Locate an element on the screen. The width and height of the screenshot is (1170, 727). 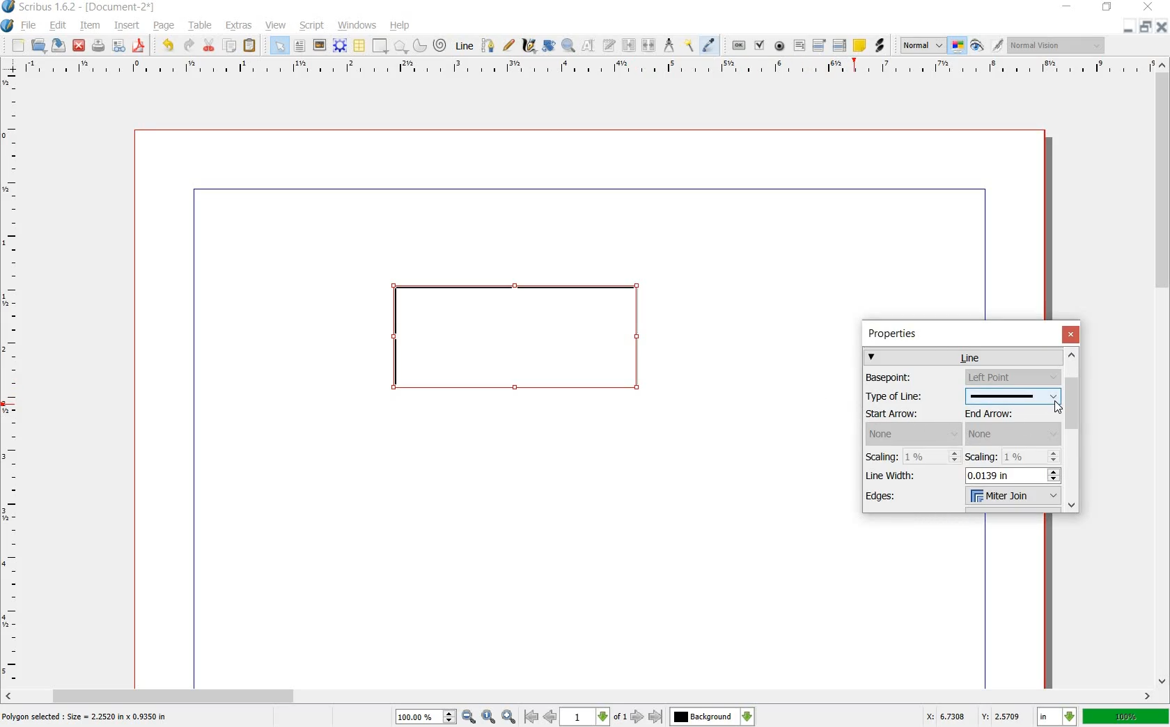
WINDOWS is located at coordinates (358, 26).